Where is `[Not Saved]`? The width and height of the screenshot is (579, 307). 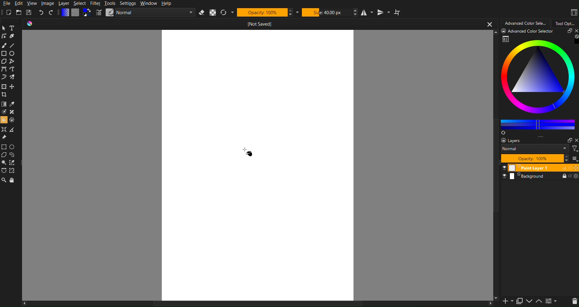 [Not Saved] is located at coordinates (260, 23).